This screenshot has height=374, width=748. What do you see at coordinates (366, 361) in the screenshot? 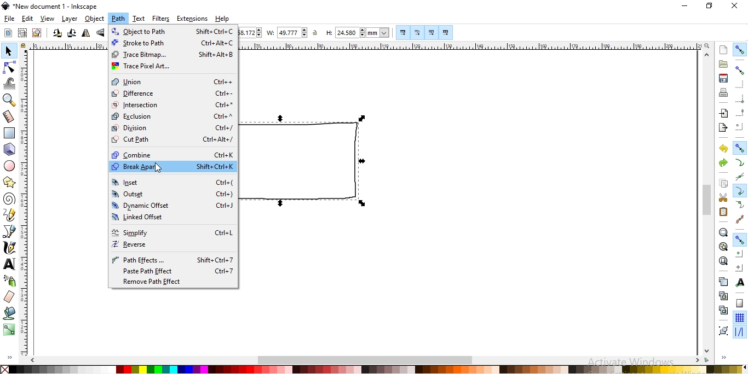
I see `scrollbar` at bounding box center [366, 361].